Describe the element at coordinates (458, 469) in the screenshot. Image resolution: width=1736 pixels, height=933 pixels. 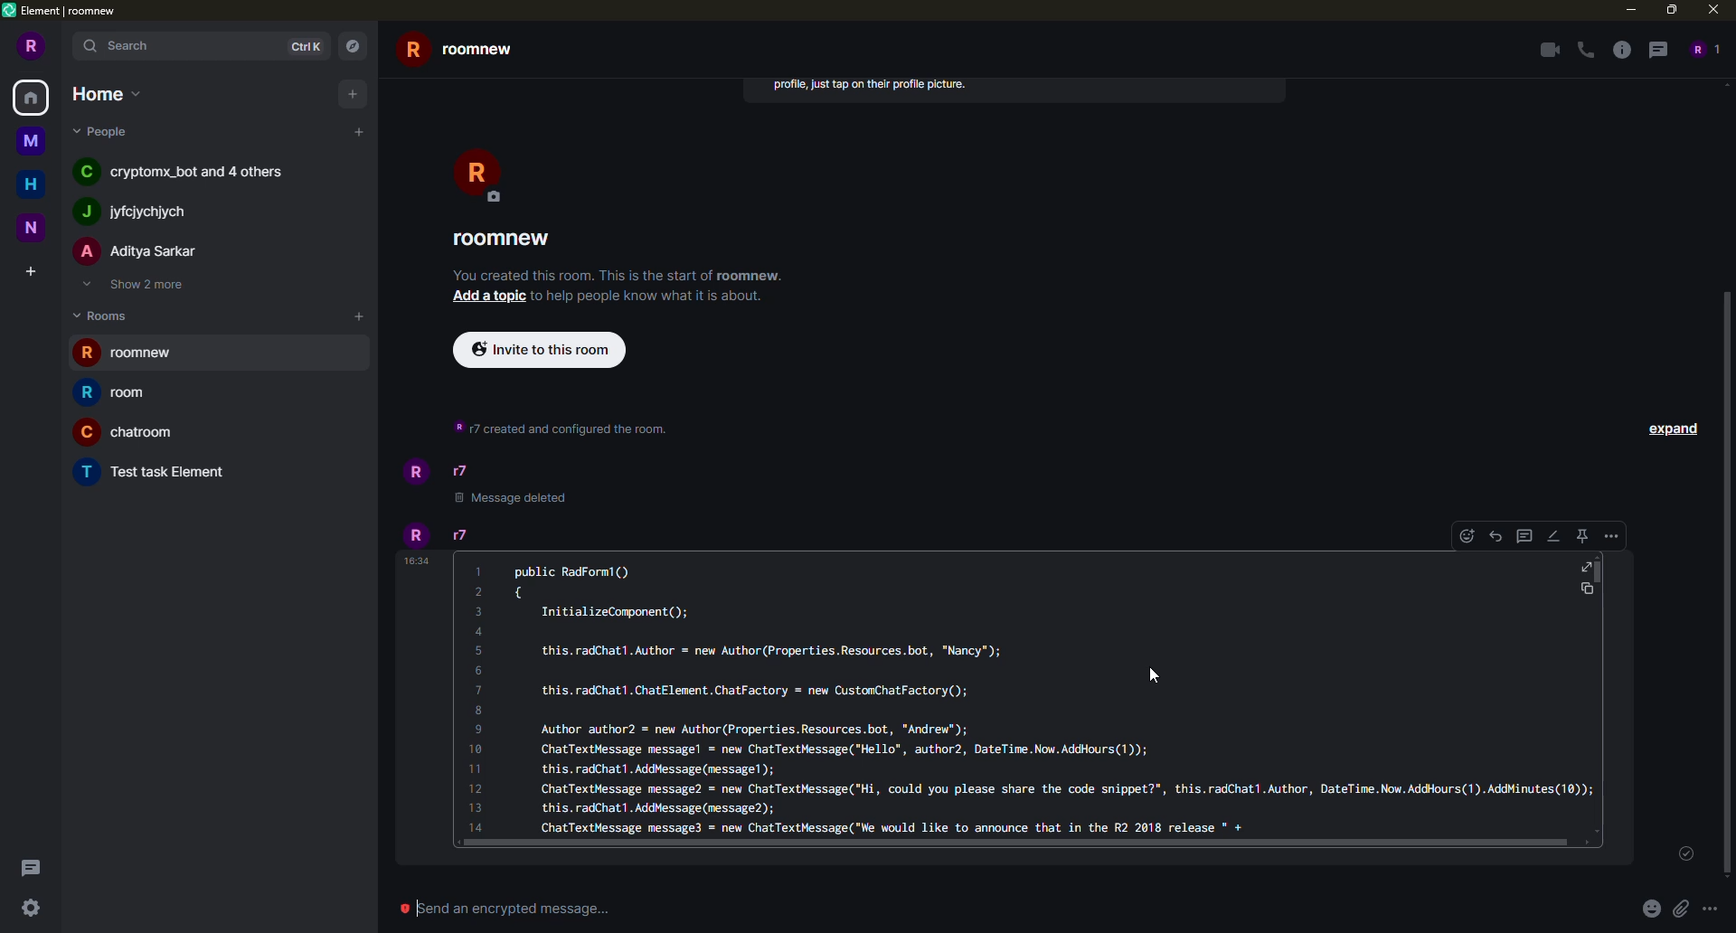
I see `r7` at that location.